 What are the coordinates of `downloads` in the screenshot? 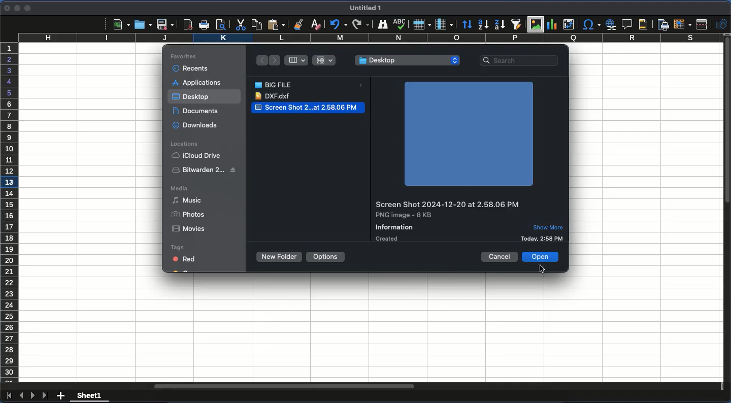 It's located at (197, 125).